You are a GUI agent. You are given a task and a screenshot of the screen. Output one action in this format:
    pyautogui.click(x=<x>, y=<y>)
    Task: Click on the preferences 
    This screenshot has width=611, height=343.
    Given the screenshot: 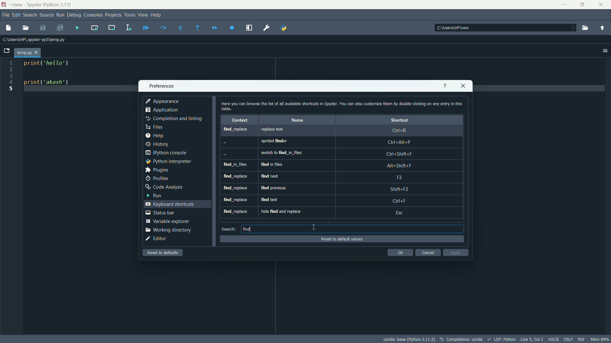 What is the action you would take?
    pyautogui.click(x=267, y=28)
    